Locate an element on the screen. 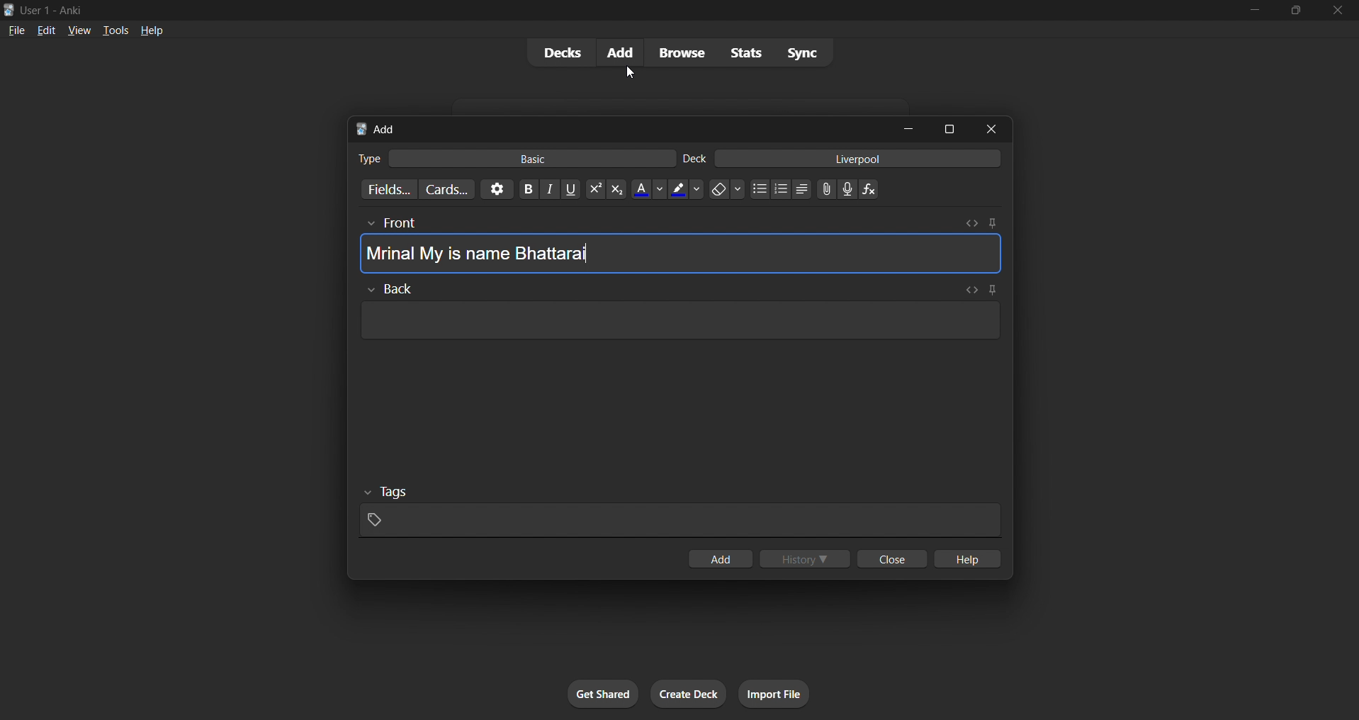 The height and width of the screenshot is (720, 1359). add title bar is located at coordinates (611, 127).